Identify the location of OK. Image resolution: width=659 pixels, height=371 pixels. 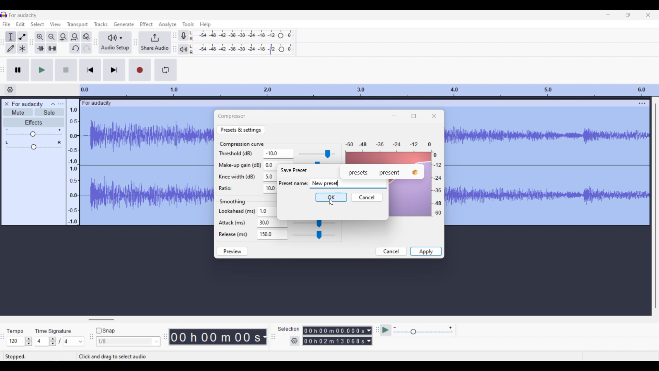
(331, 197).